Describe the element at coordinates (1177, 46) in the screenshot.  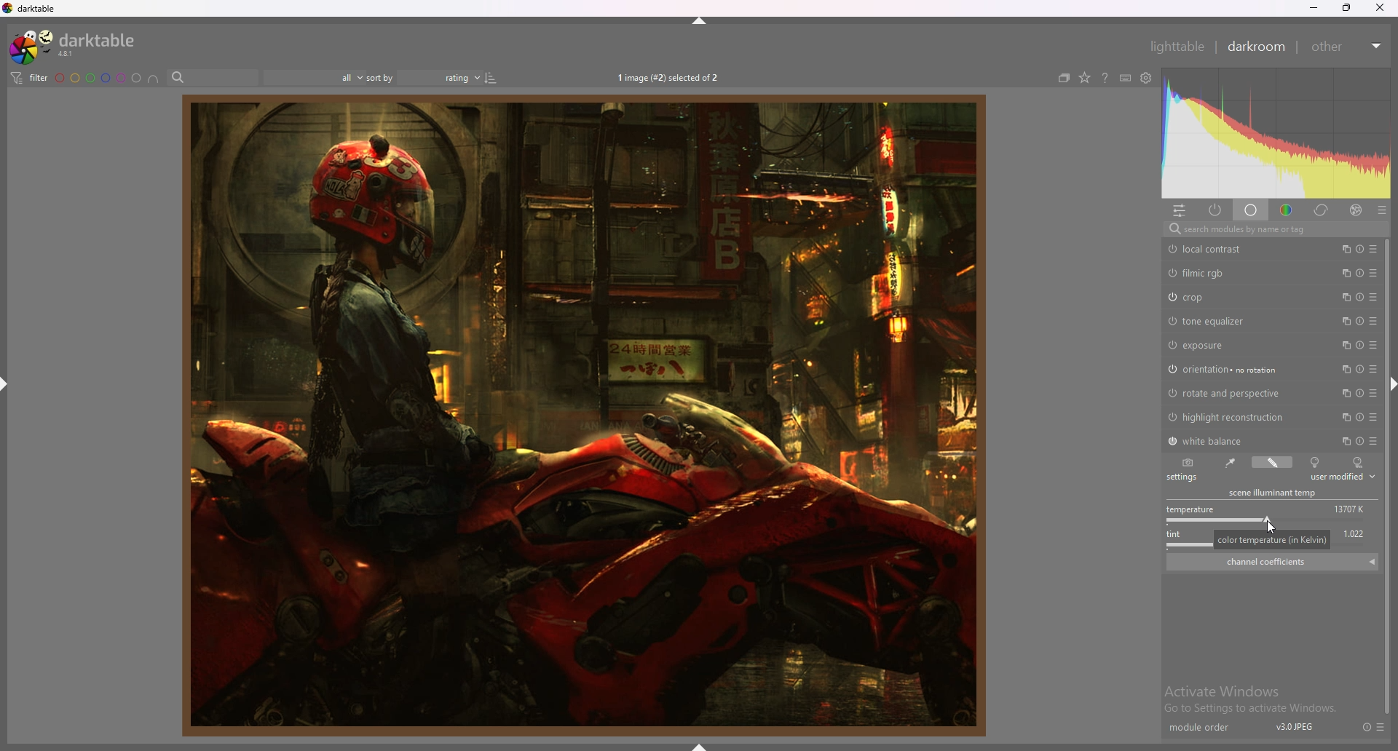
I see `lighttable` at that location.